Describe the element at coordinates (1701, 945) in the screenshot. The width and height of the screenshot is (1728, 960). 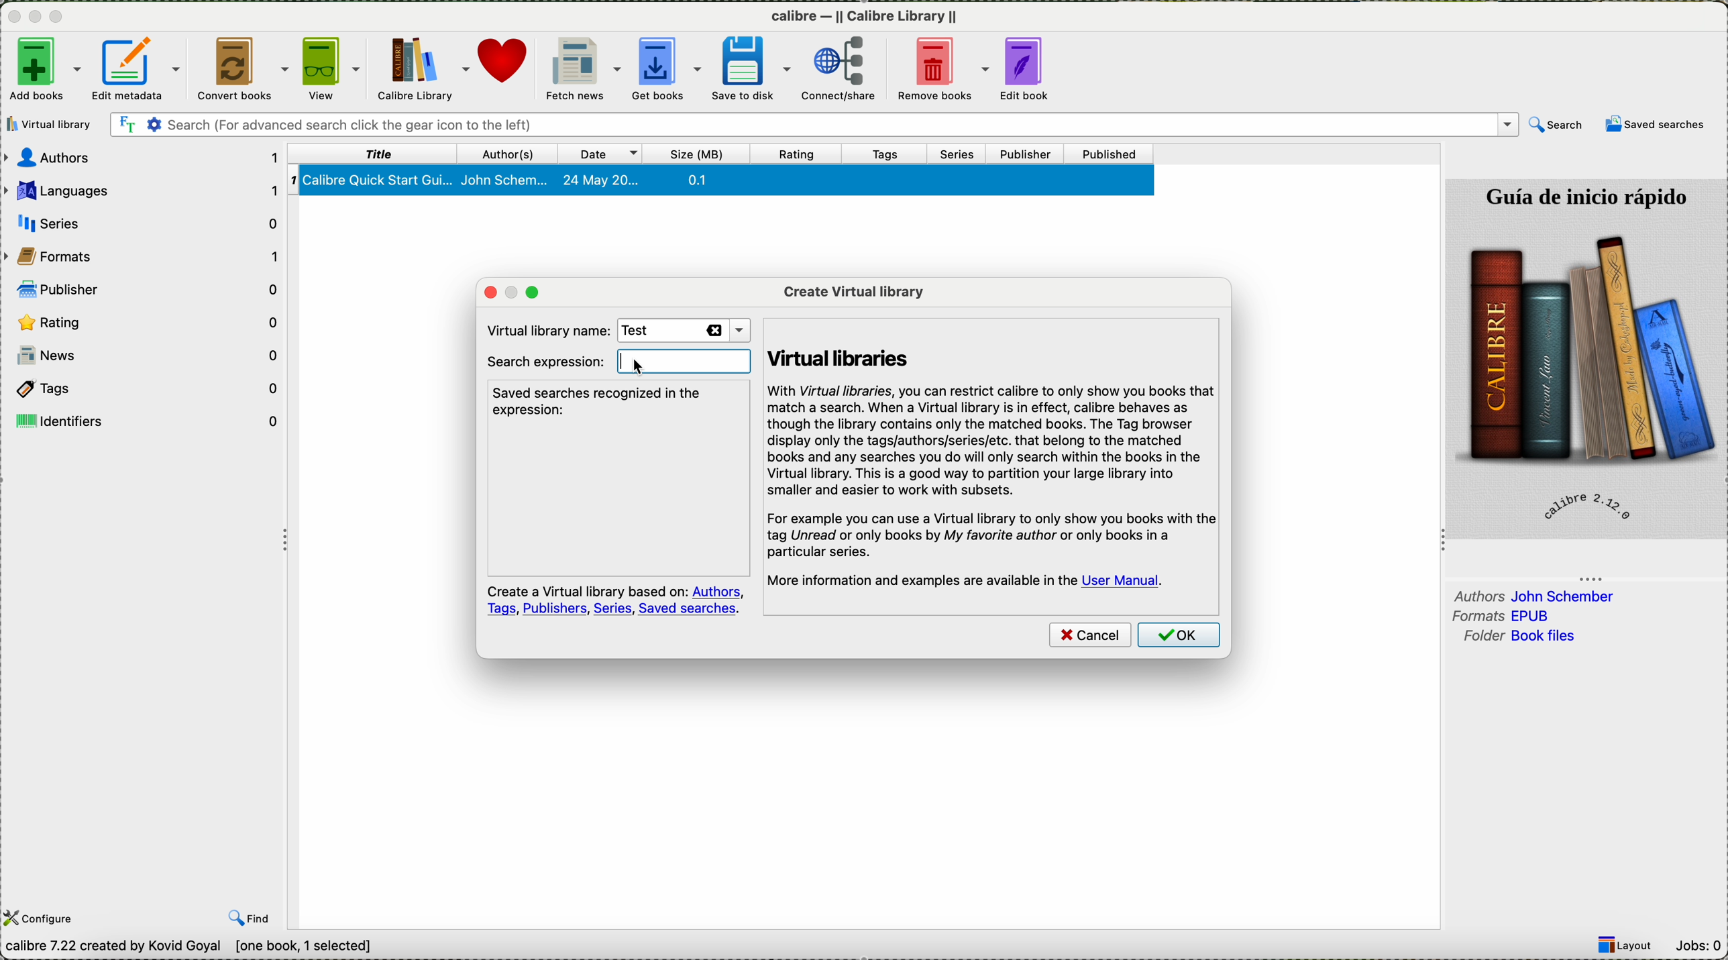
I see `Jobs: 0` at that location.